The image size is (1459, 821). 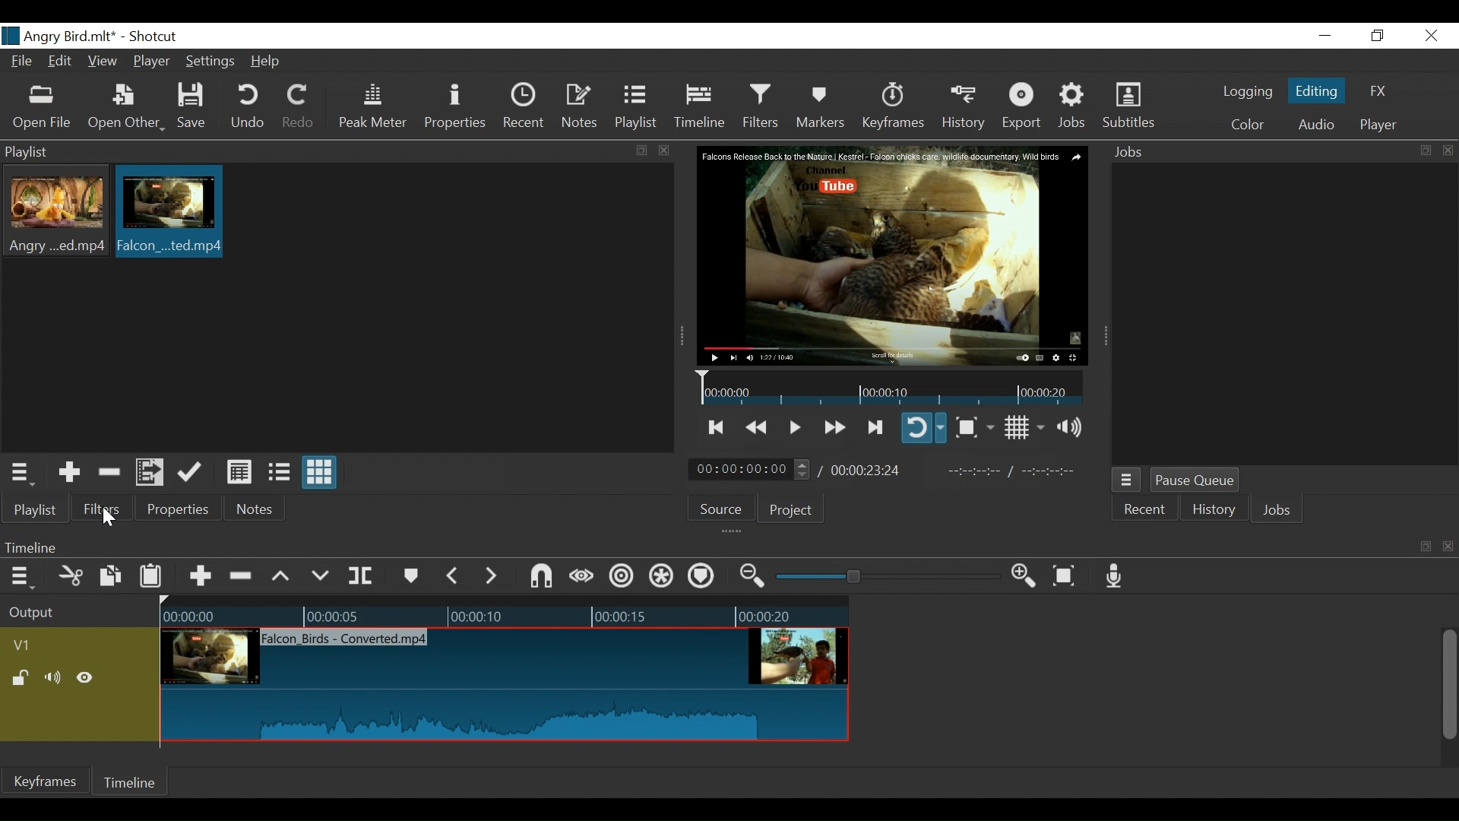 What do you see at coordinates (256, 509) in the screenshot?
I see `Notes` at bounding box center [256, 509].